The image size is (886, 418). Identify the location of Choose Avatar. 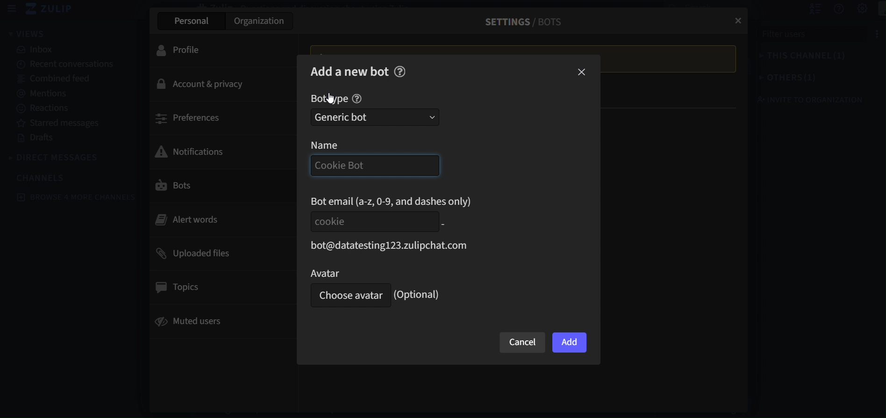
(348, 296).